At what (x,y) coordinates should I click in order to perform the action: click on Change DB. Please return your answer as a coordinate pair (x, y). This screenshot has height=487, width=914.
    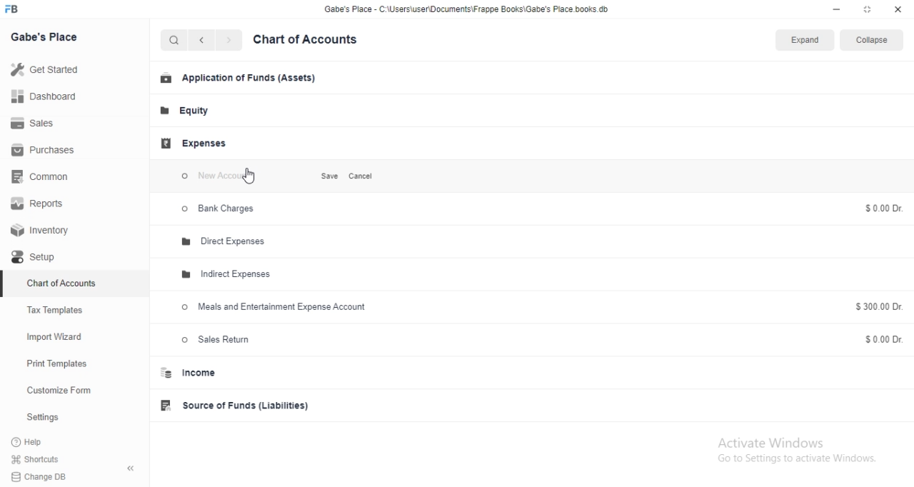
    Looking at the image, I should click on (71, 476).